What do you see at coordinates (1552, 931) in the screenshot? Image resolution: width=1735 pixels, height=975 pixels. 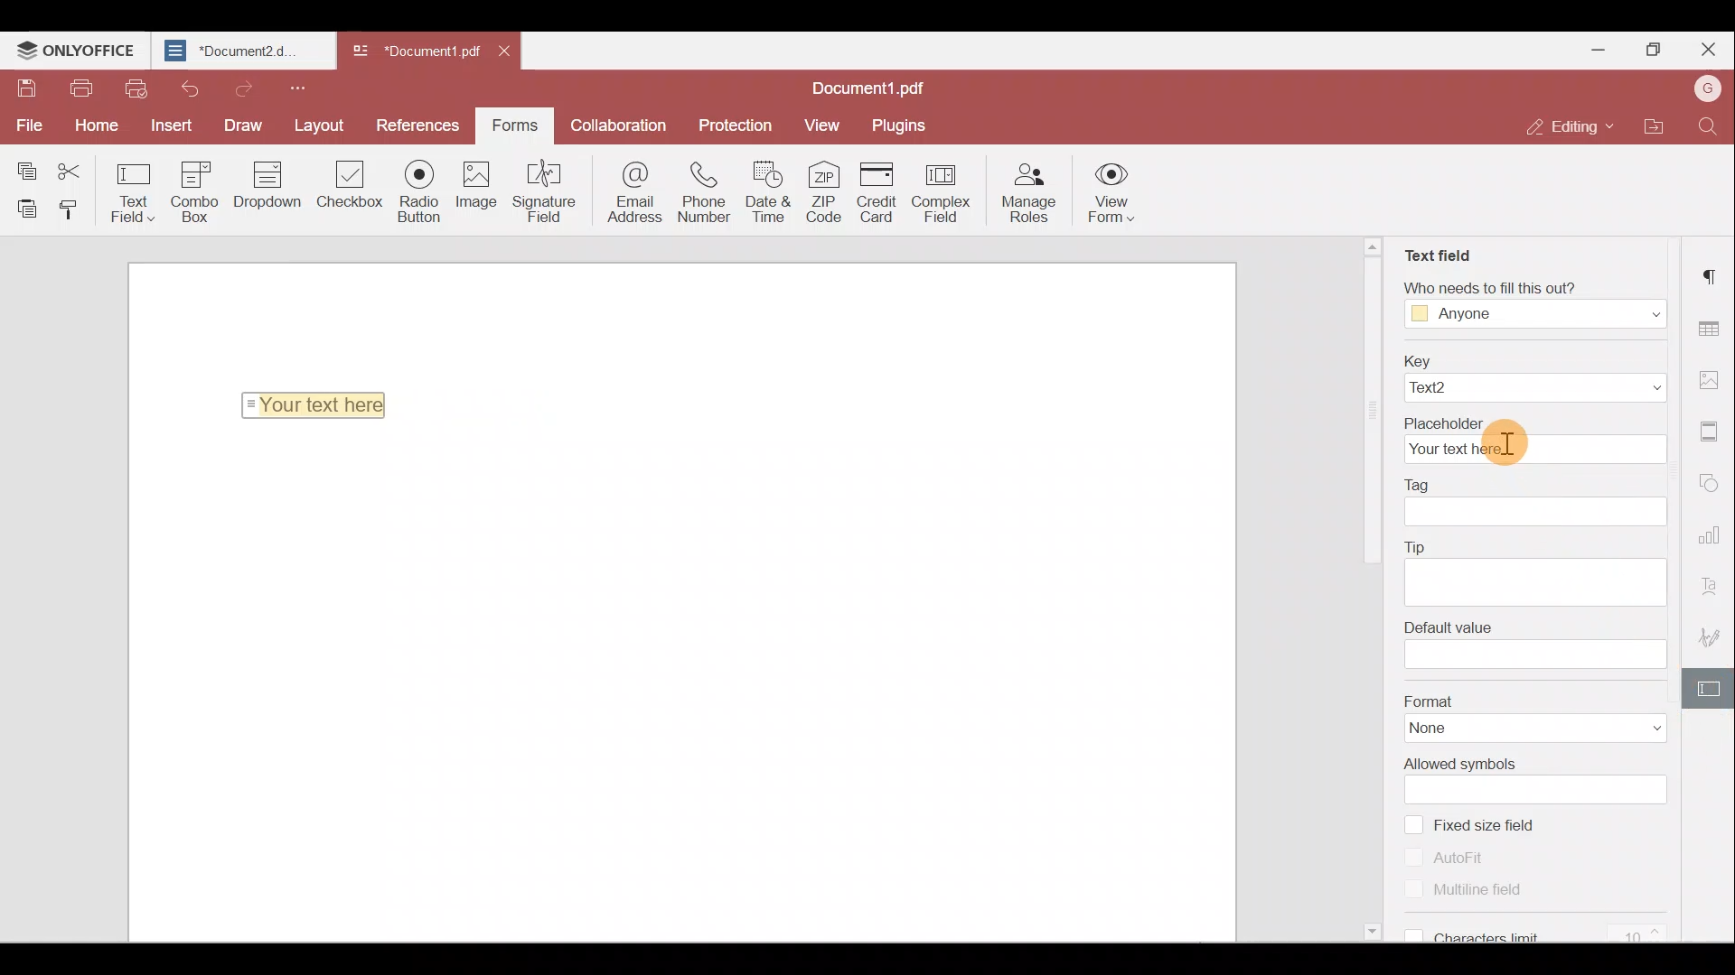 I see `Characters limit` at bounding box center [1552, 931].